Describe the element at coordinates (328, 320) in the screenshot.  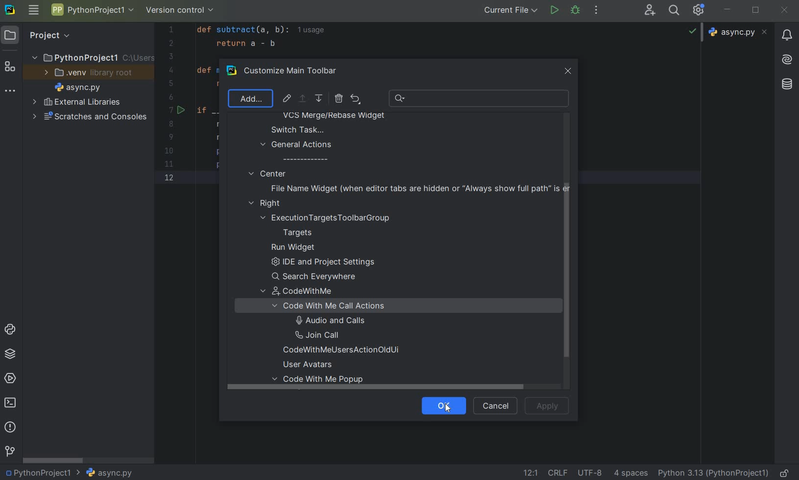
I see `audio and calls` at that location.